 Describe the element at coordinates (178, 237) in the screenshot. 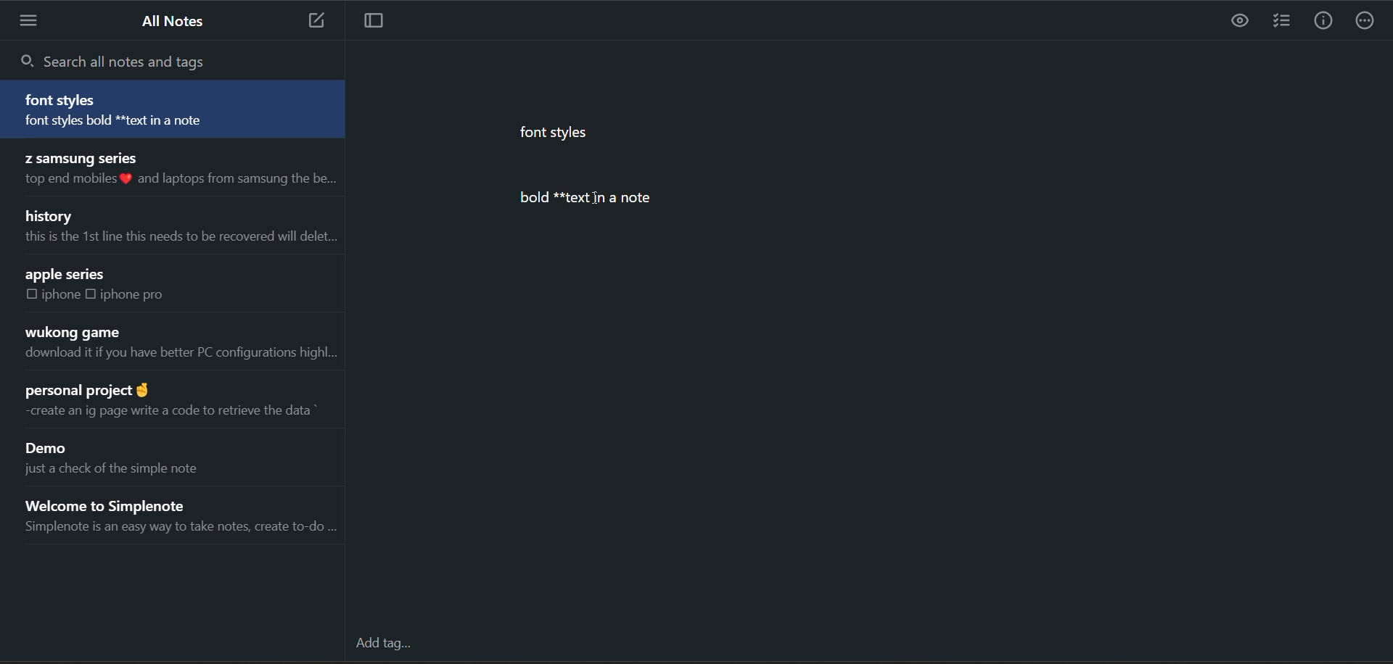

I see `this is the 1st line this needs to be recovered will delet...` at that location.